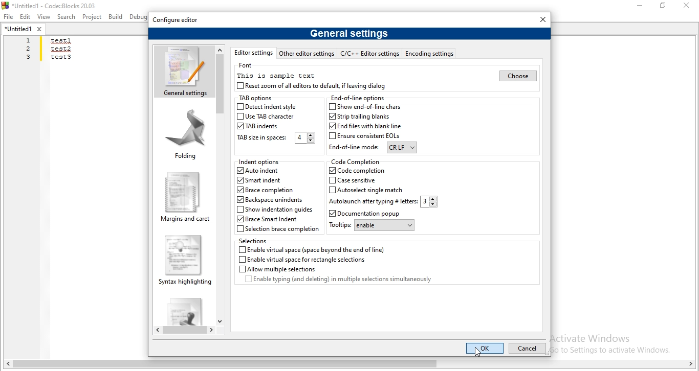 This screenshot has height=371, width=699. Describe the element at coordinates (367, 107) in the screenshot. I see `Show end-of-line chars ` at that location.